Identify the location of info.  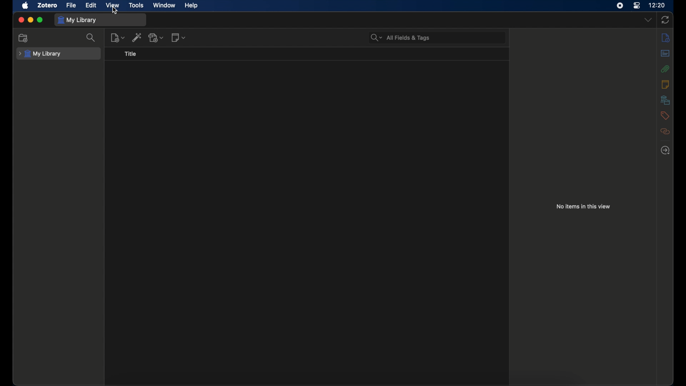
(666, 38).